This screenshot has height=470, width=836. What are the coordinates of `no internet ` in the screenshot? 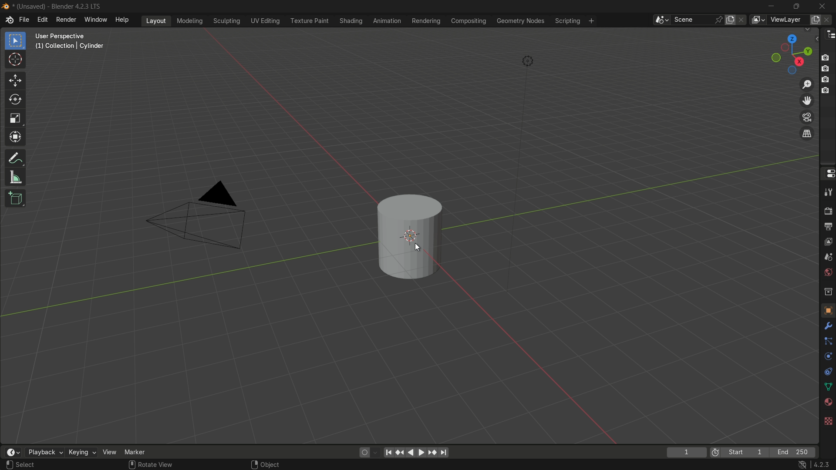 It's located at (802, 465).